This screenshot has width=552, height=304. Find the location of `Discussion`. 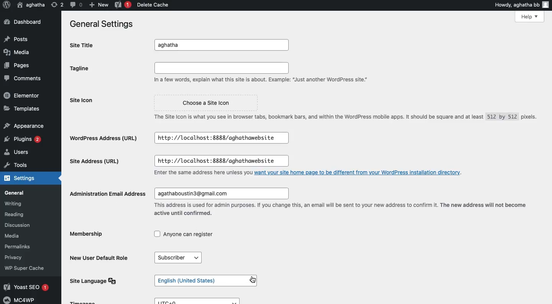

Discussion is located at coordinates (21, 225).